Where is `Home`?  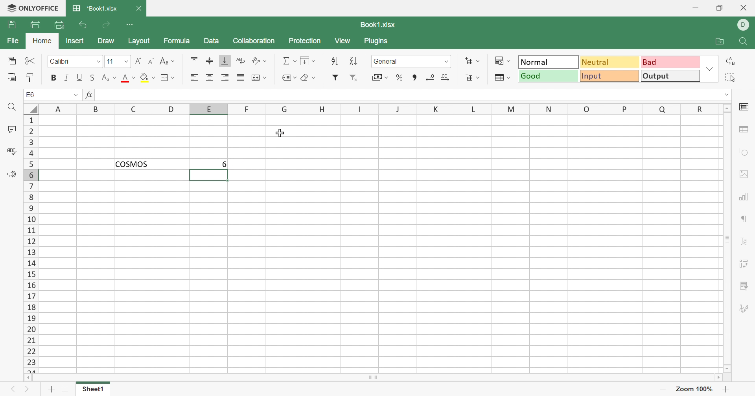 Home is located at coordinates (42, 41).